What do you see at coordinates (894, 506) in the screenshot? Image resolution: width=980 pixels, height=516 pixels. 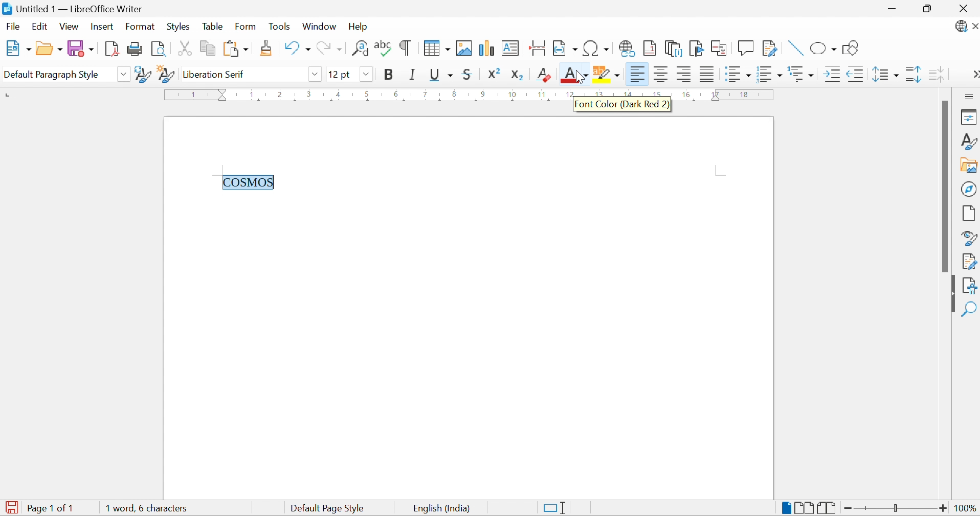 I see `Slider` at bounding box center [894, 506].